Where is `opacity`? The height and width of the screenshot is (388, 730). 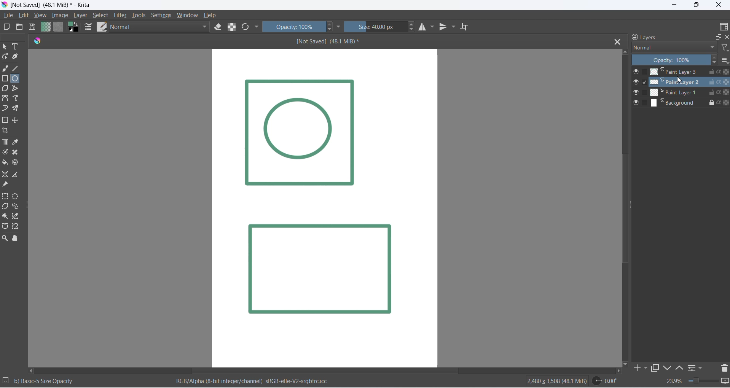 opacity is located at coordinates (292, 27).